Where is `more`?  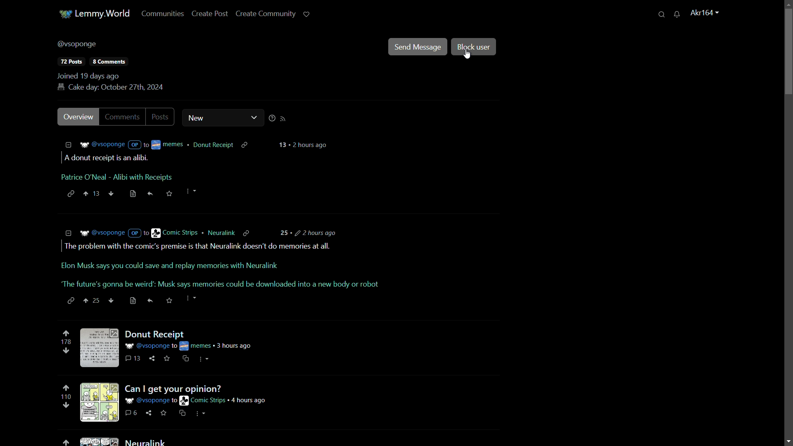
more is located at coordinates (204, 361).